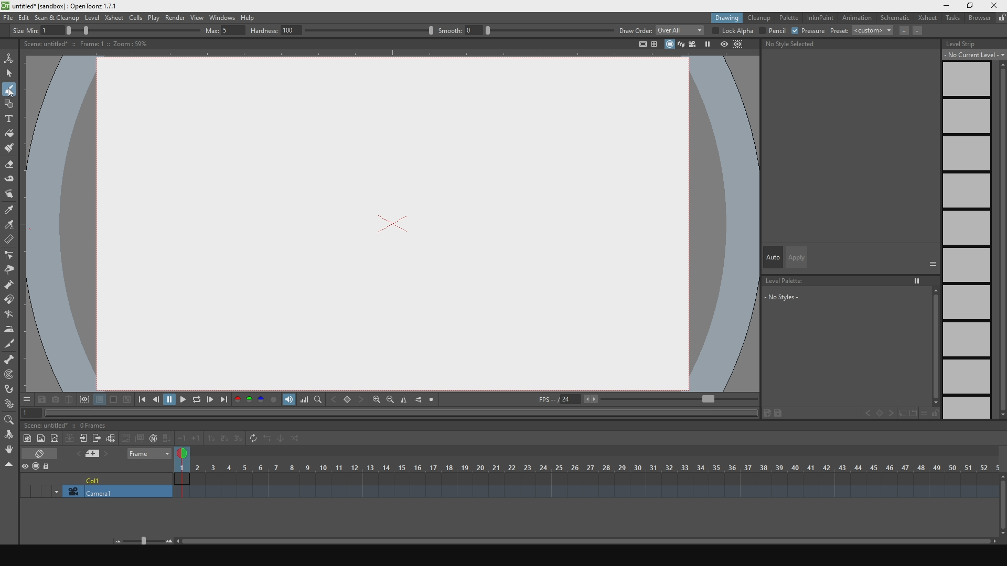 Image resolution: width=1007 pixels, height=566 pixels. I want to click on cut, so click(9, 343).